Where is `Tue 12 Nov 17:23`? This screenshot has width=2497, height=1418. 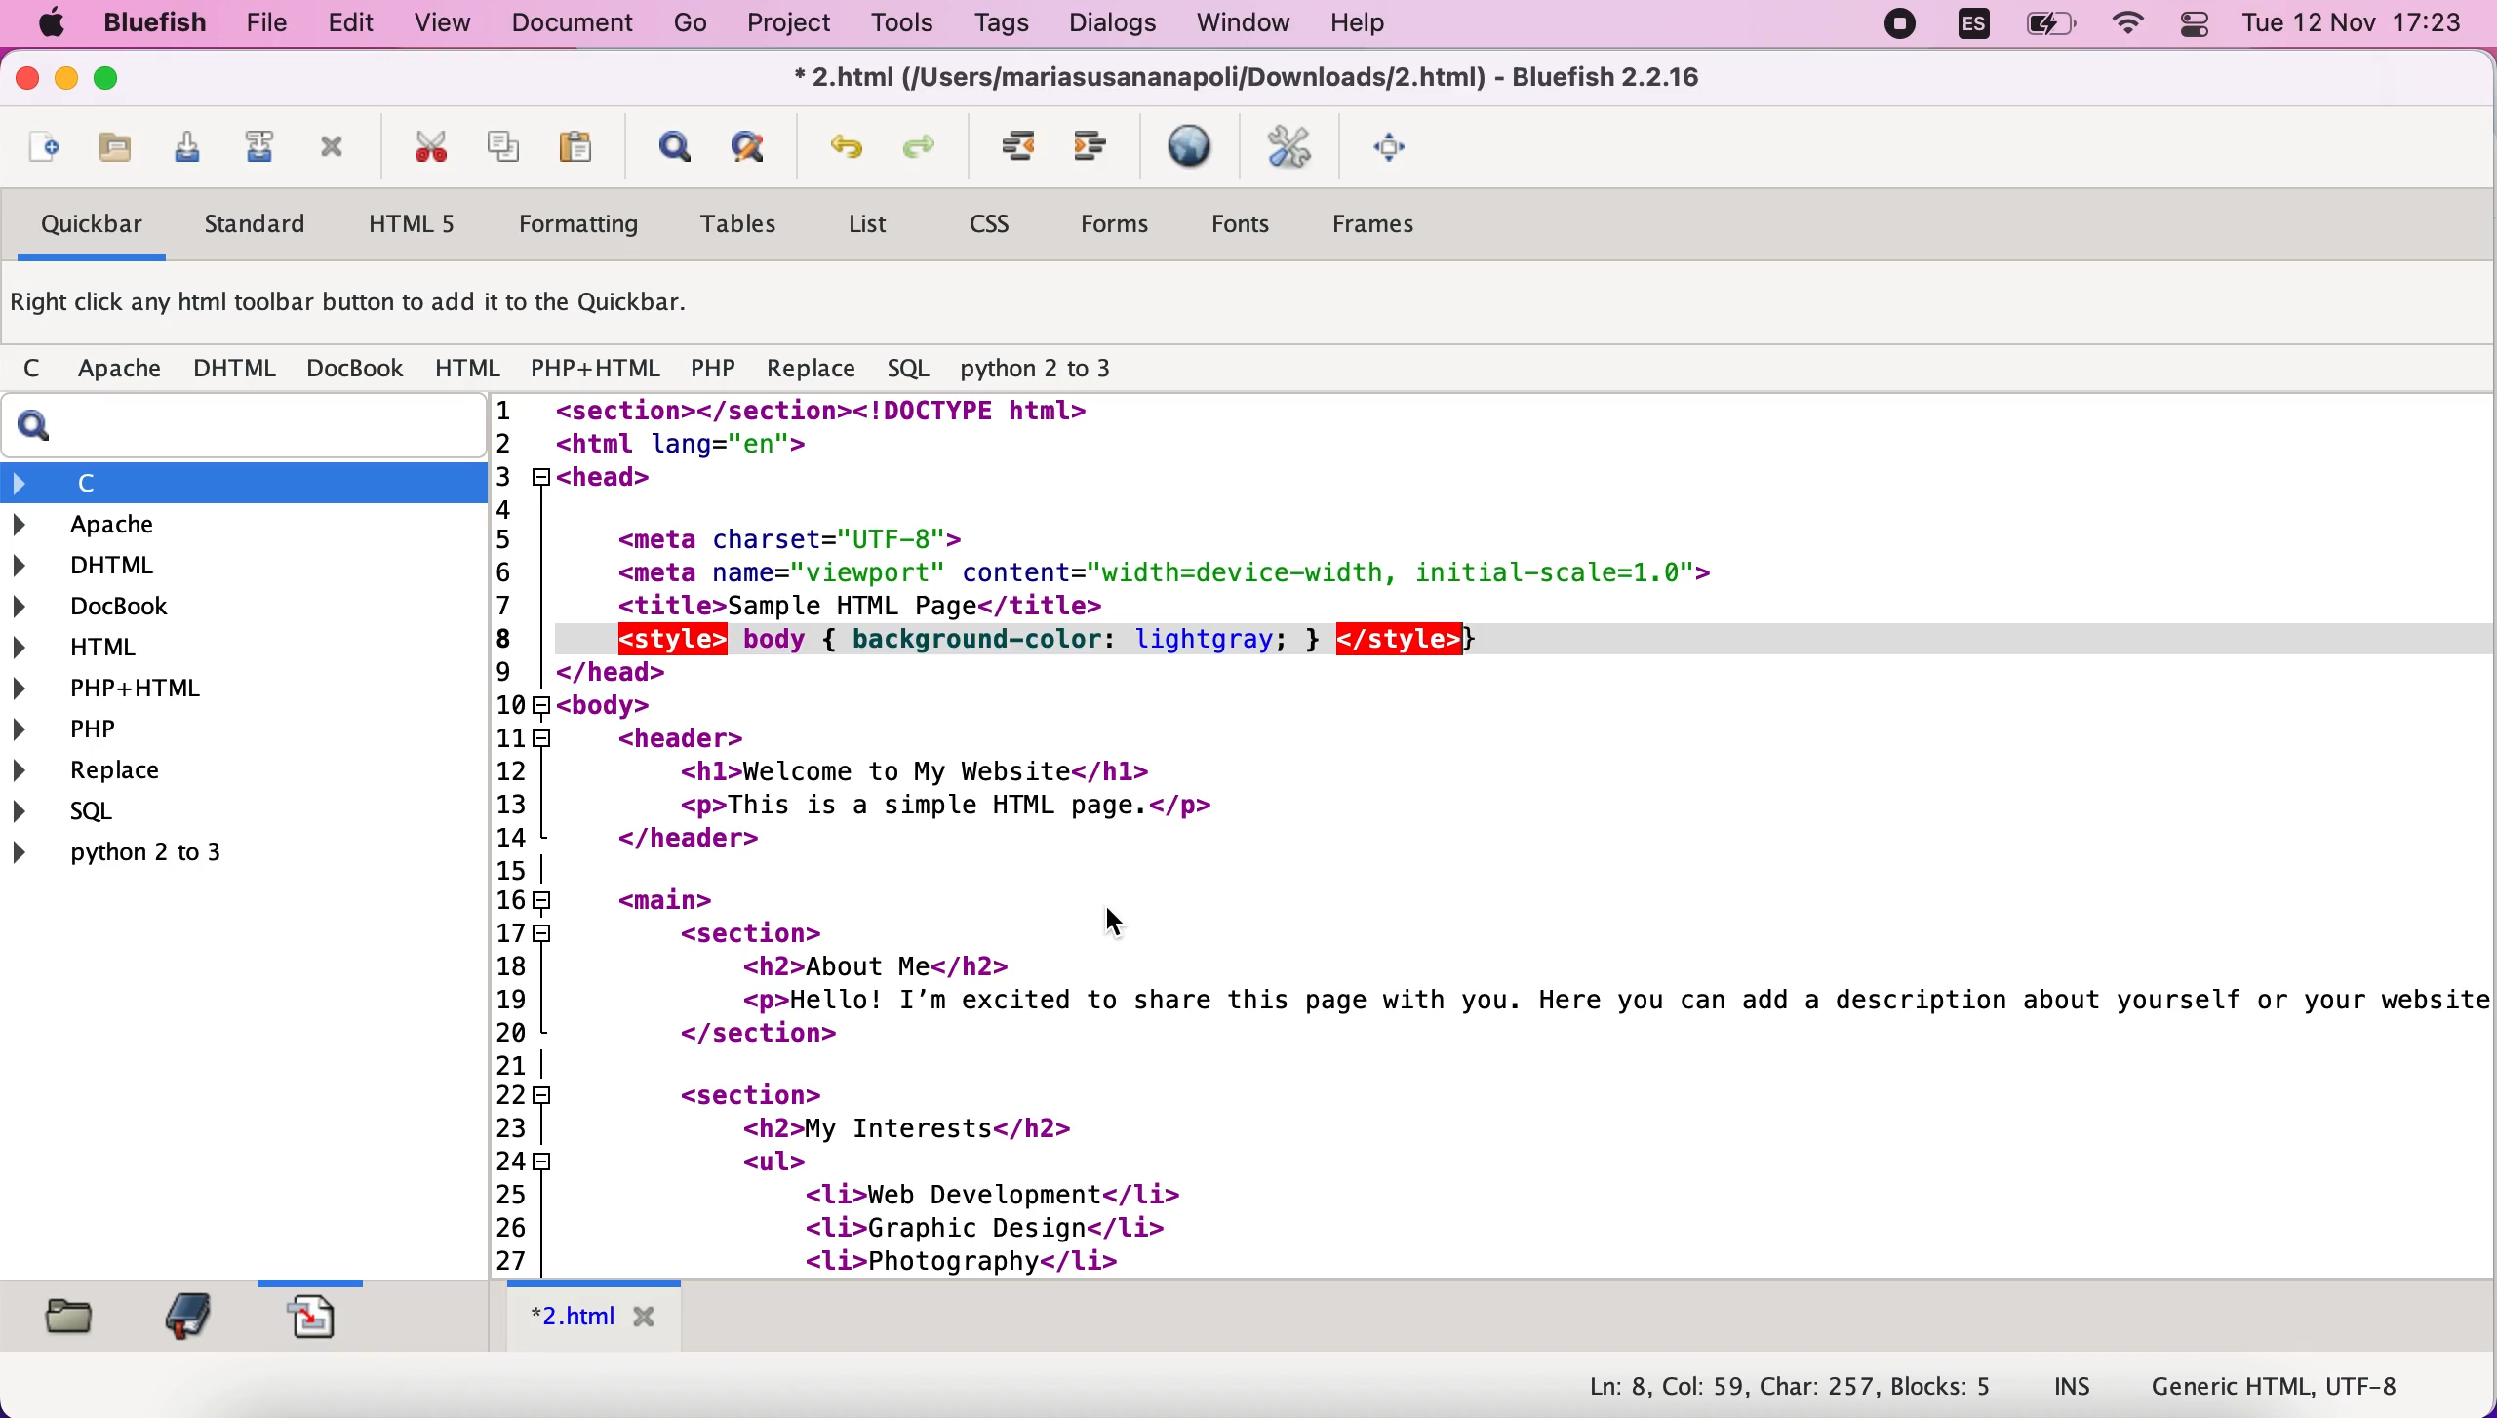
Tue 12 Nov 17:23 is located at coordinates (2354, 24).